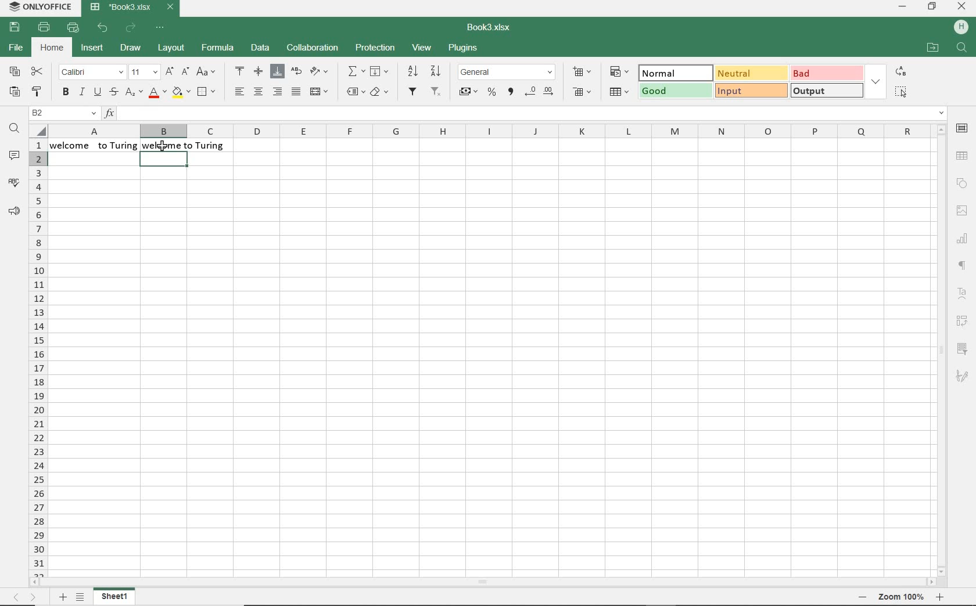  What do you see at coordinates (413, 71) in the screenshot?
I see `sort ascending` at bounding box center [413, 71].